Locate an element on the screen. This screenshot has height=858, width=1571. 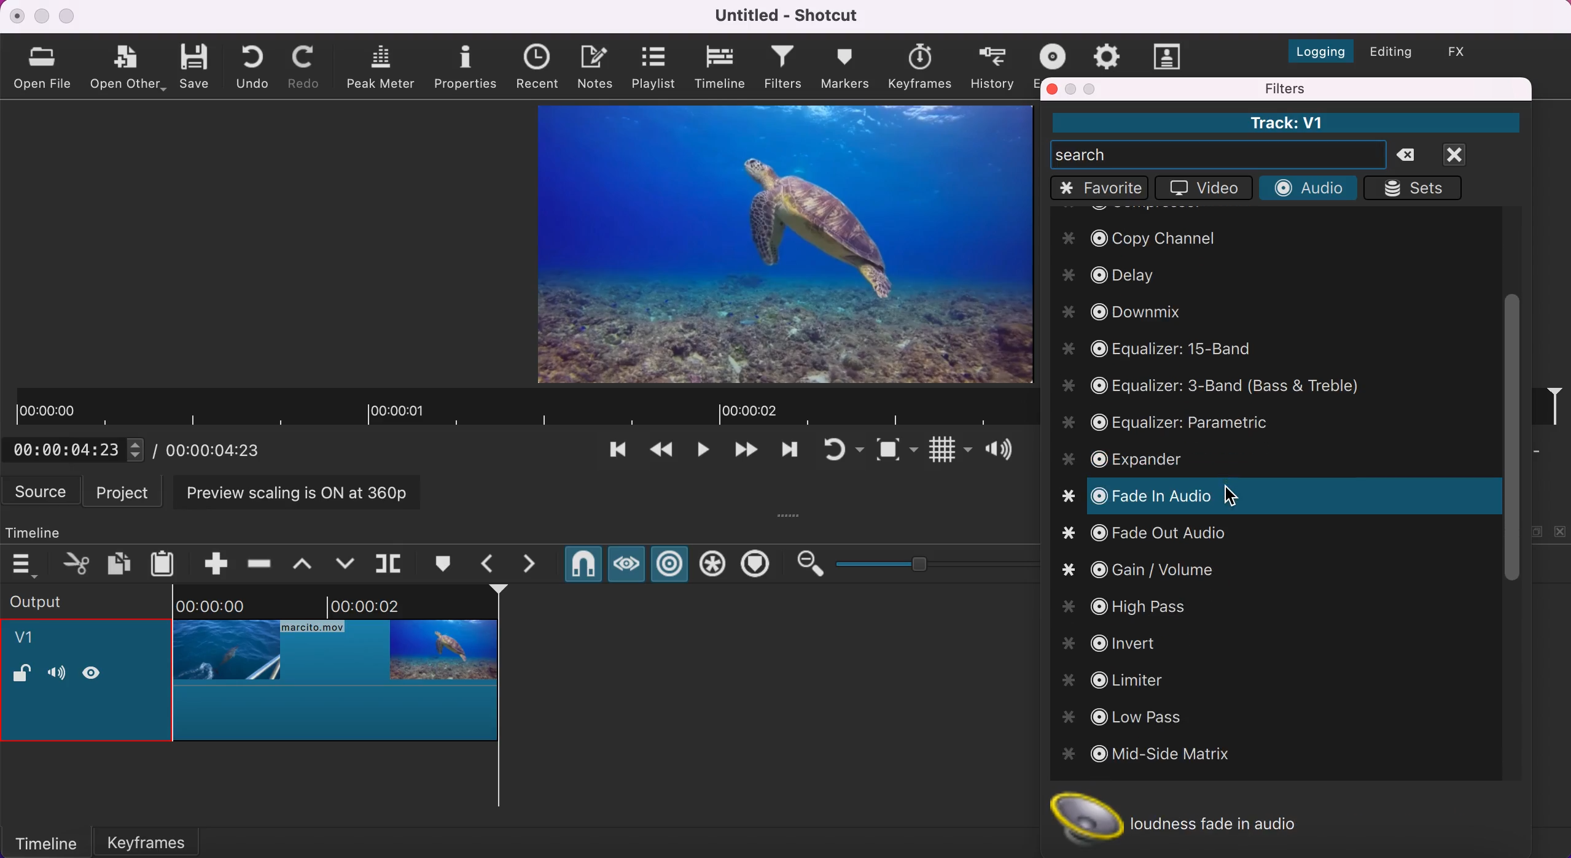
overwrite is located at coordinates (345, 562).